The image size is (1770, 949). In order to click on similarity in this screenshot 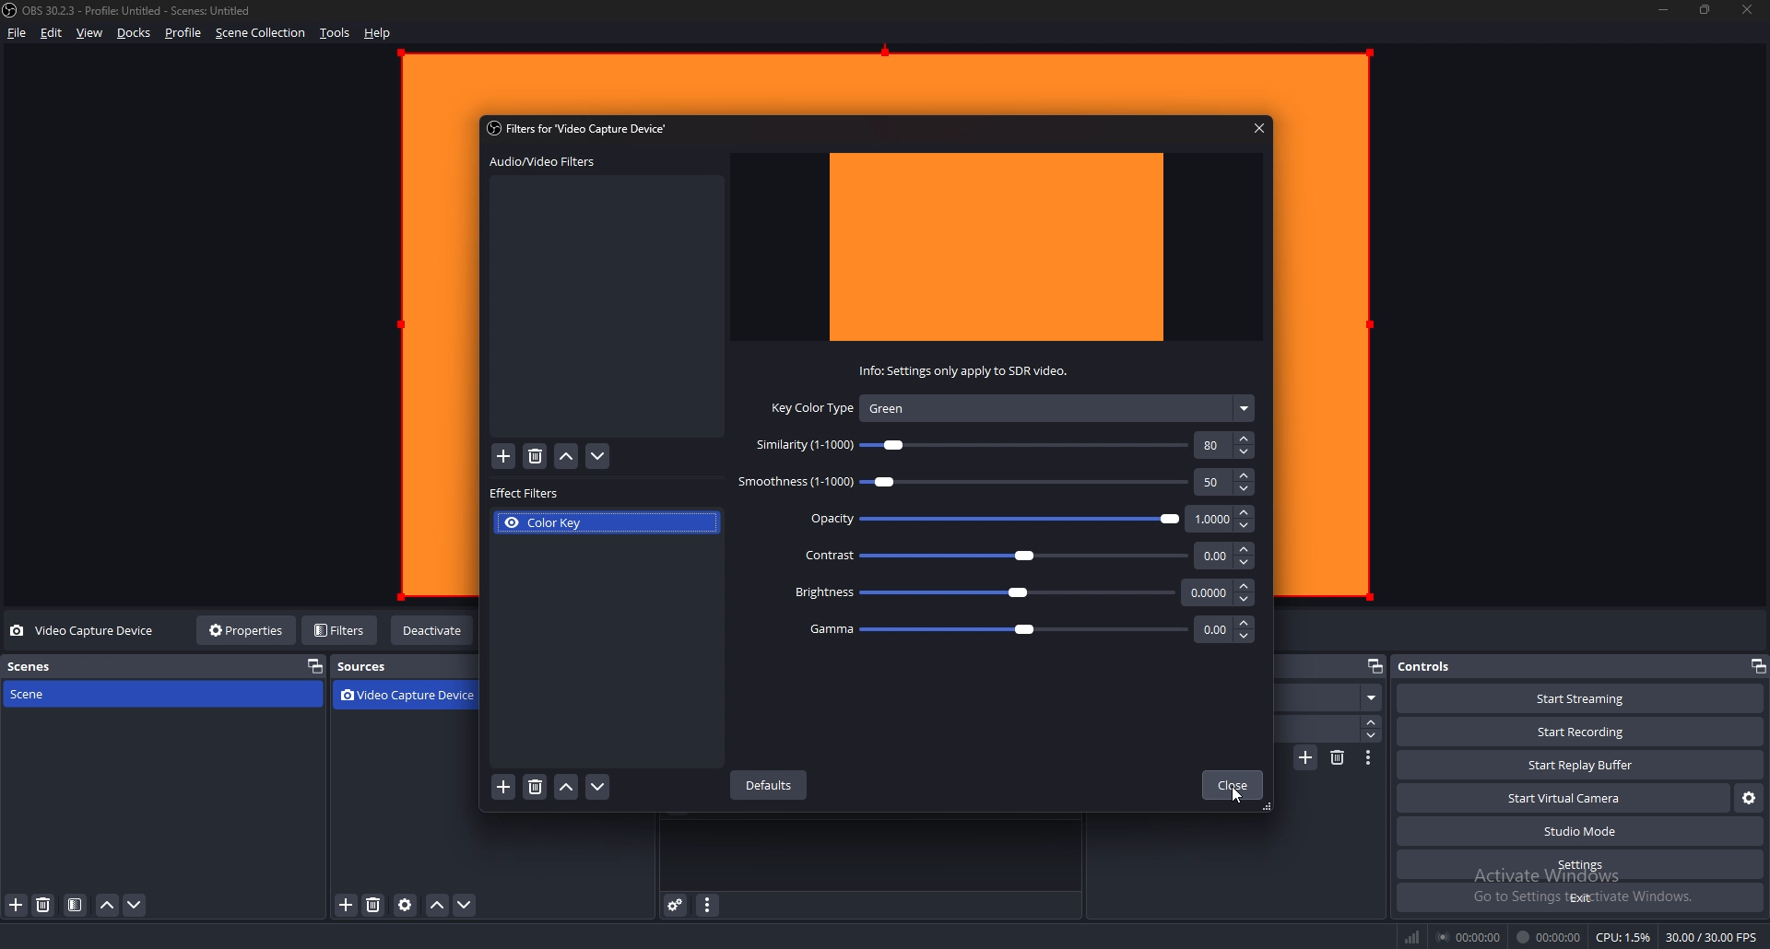, I will do `click(1000, 445)`.